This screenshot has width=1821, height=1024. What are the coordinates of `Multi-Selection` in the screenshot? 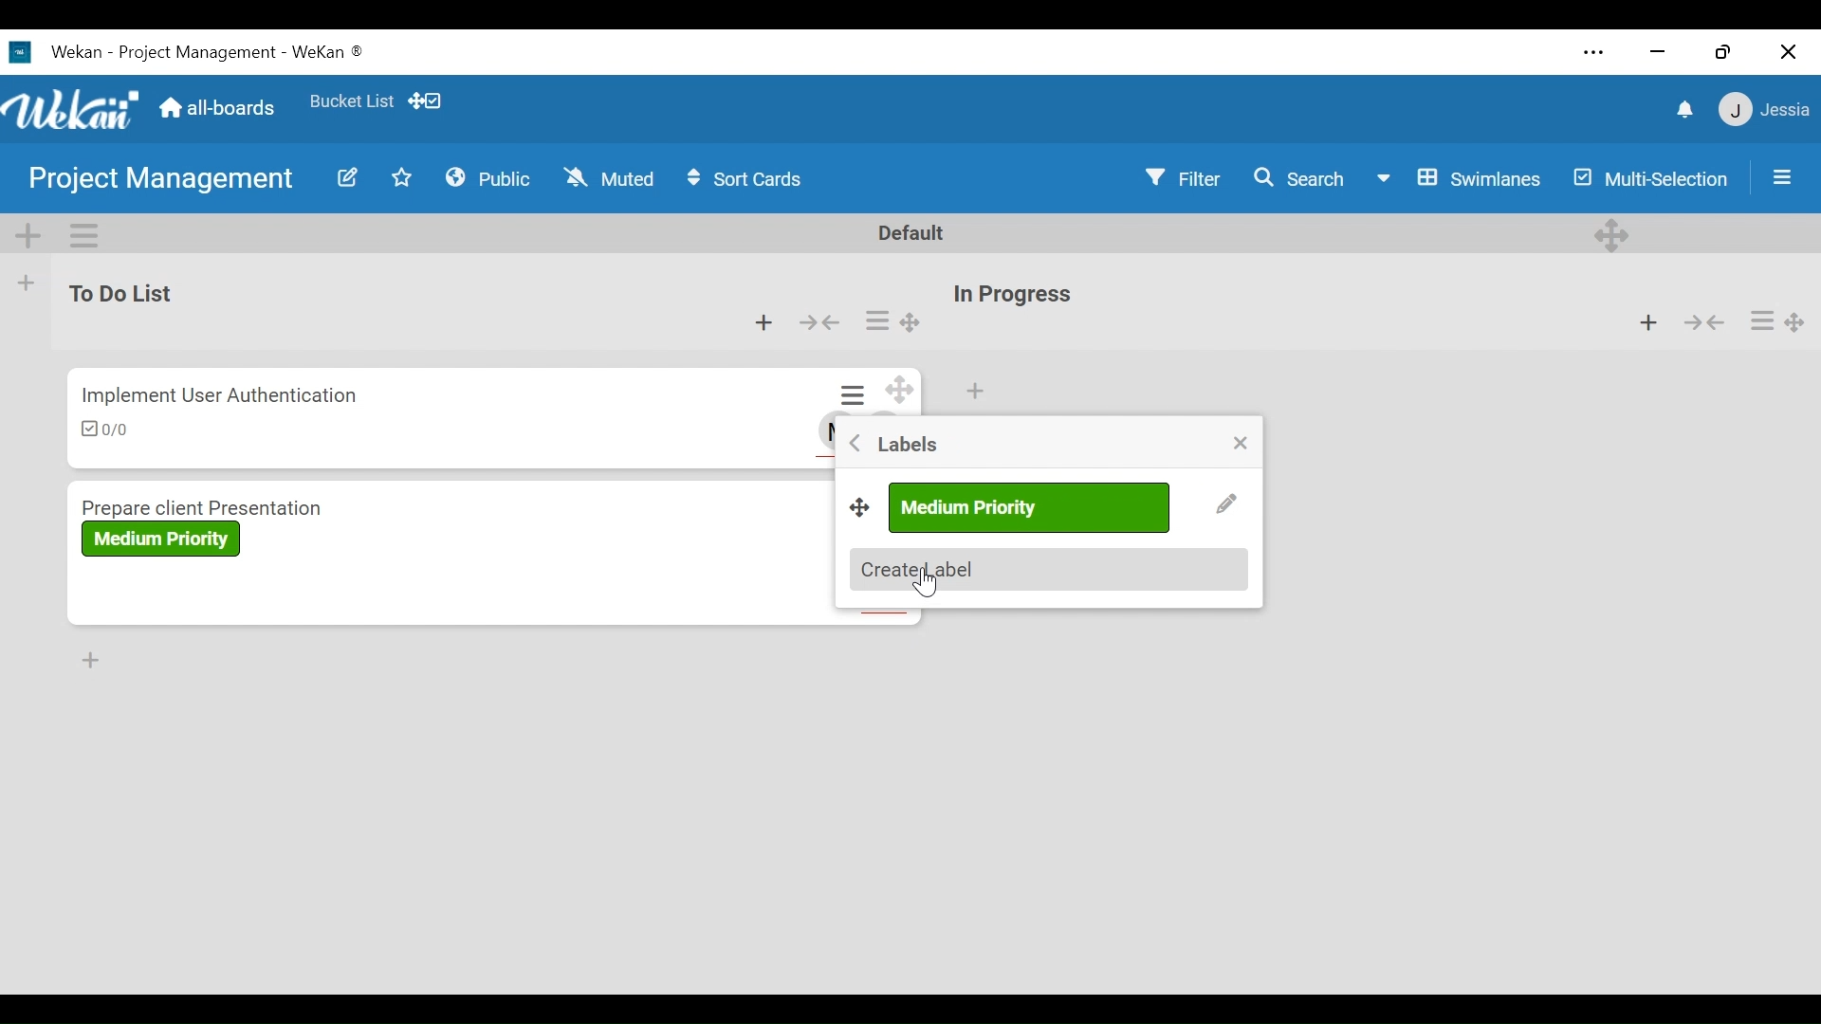 It's located at (1652, 178).